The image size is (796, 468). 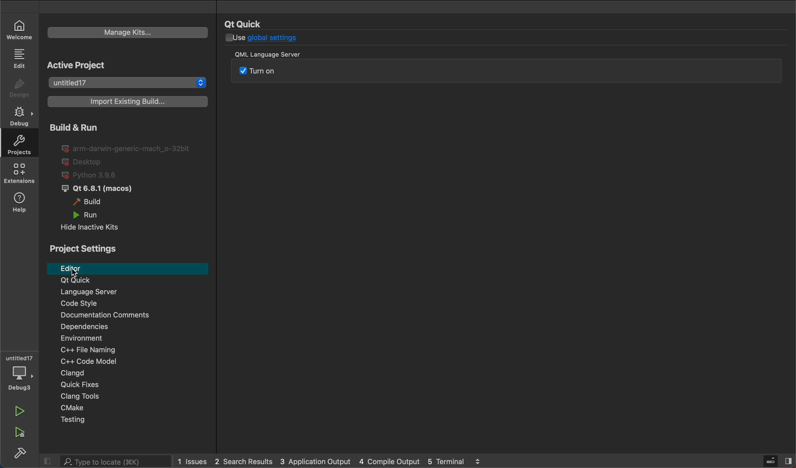 What do you see at coordinates (130, 386) in the screenshot?
I see `Quick fixes` at bounding box center [130, 386].